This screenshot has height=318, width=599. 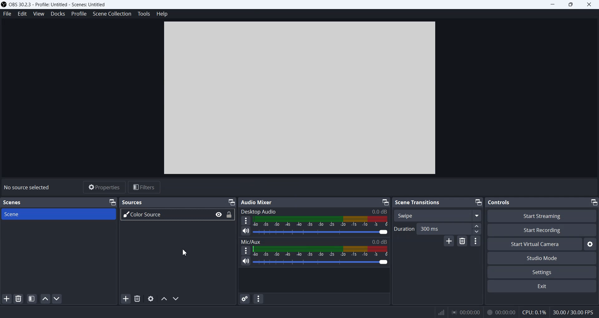 What do you see at coordinates (229, 215) in the screenshot?
I see `Lock` at bounding box center [229, 215].